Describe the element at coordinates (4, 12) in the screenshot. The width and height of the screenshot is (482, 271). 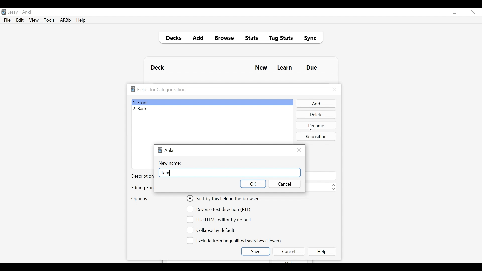
I see `Anki Desktop icon` at that location.